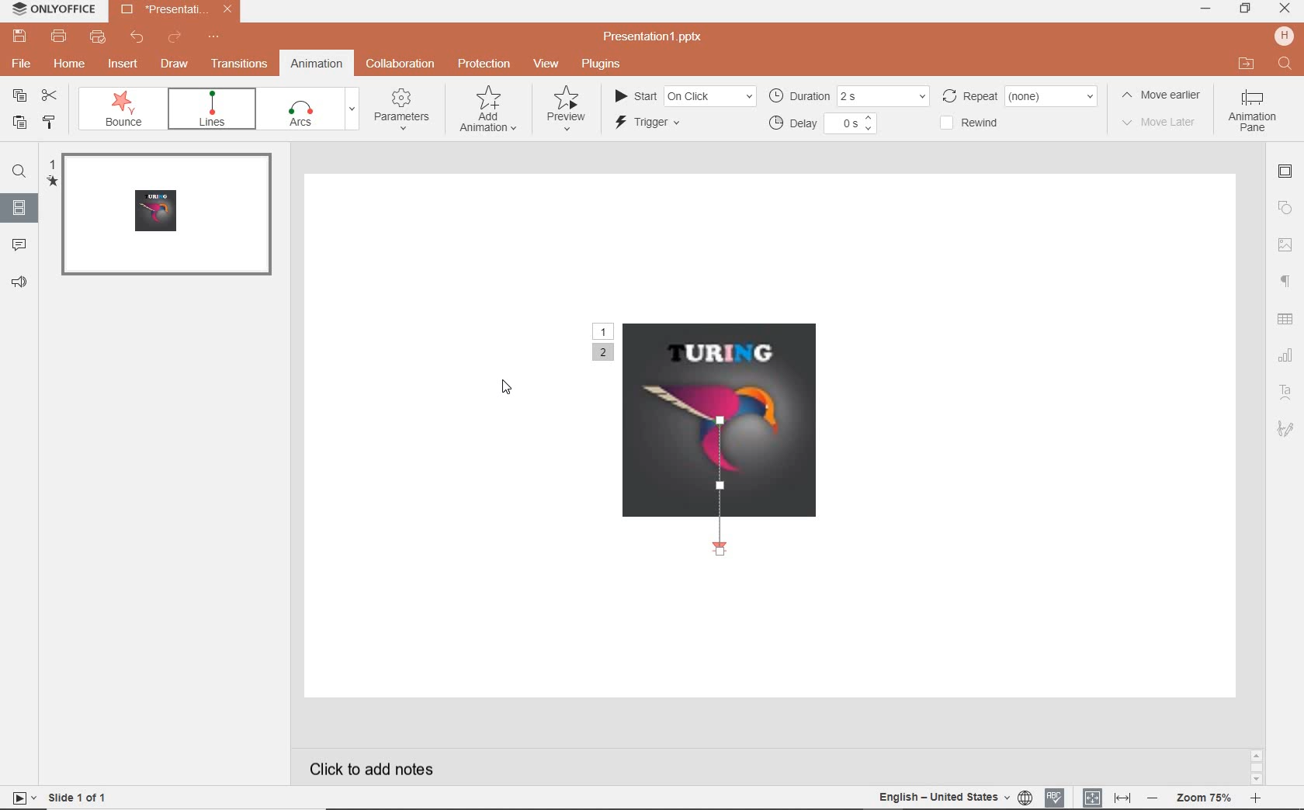  What do you see at coordinates (602, 65) in the screenshot?
I see `plugins` at bounding box center [602, 65].